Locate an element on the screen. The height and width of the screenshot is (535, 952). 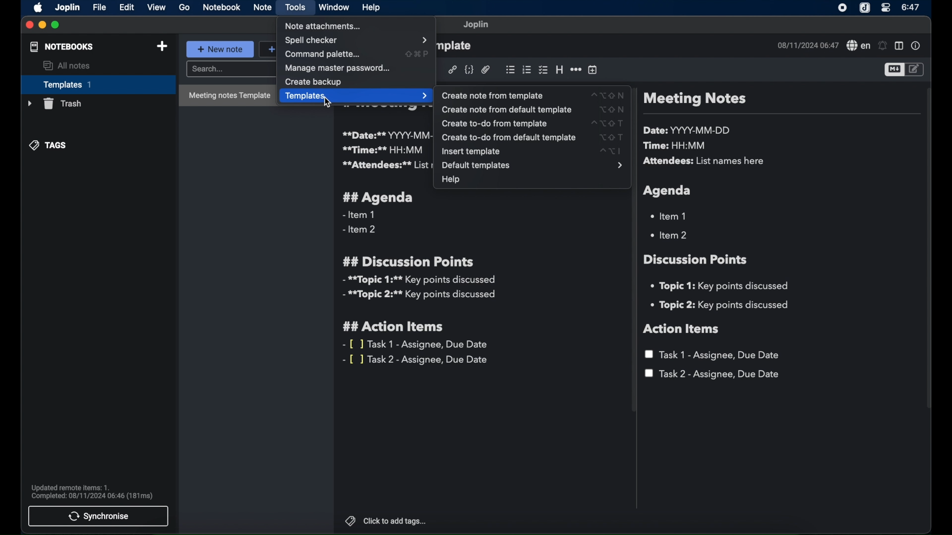
edit is located at coordinates (126, 7).